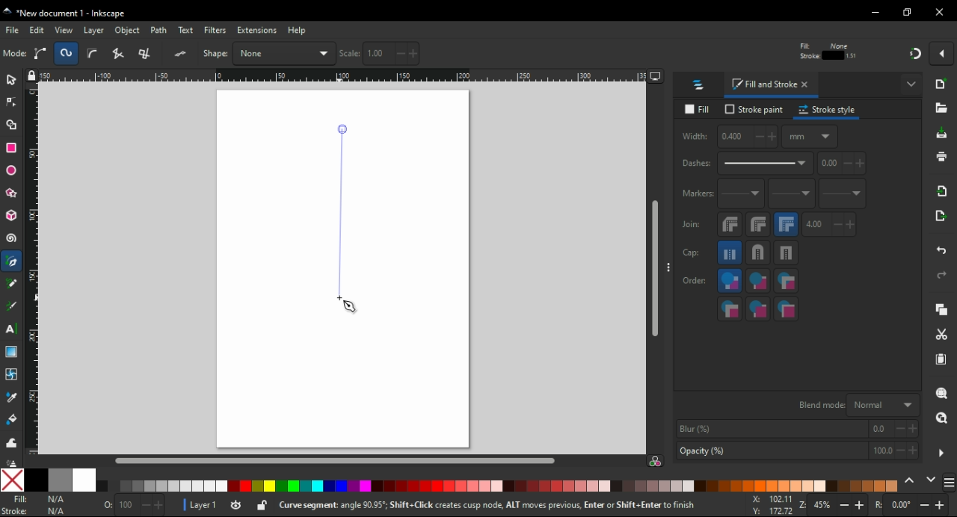  What do you see at coordinates (941, 275) in the screenshot?
I see `redo` at bounding box center [941, 275].